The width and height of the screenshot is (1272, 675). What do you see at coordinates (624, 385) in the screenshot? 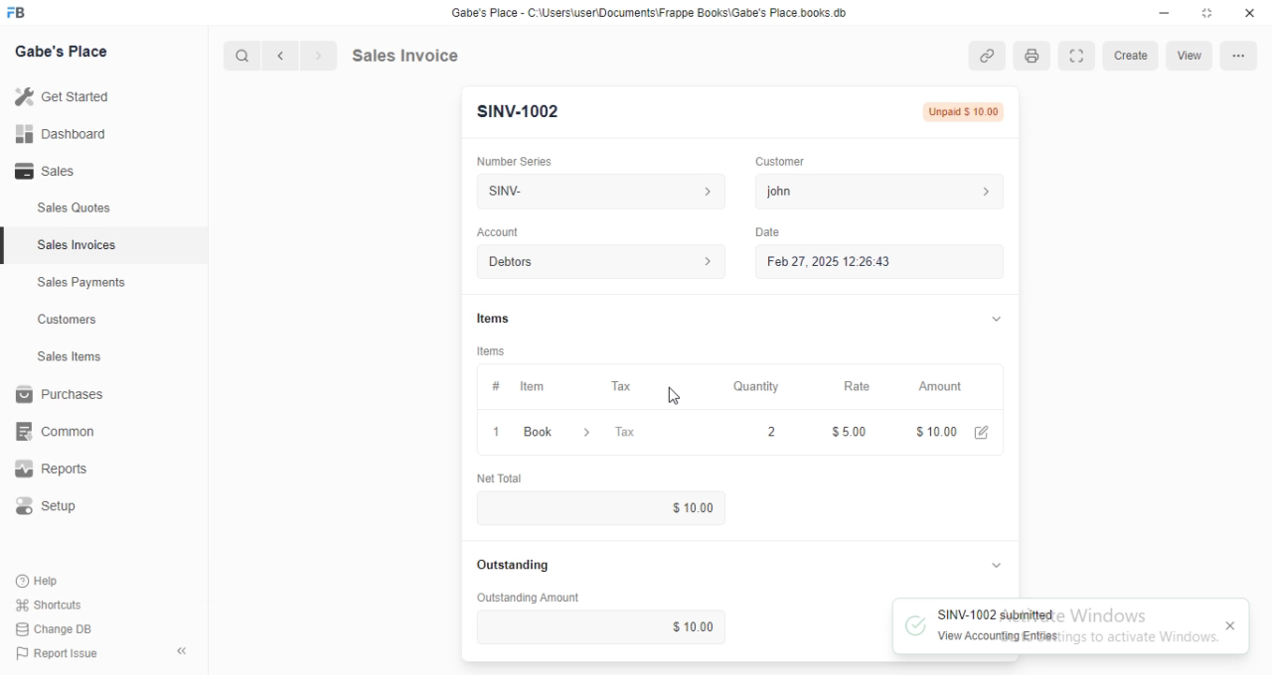
I see `Tax` at bounding box center [624, 385].